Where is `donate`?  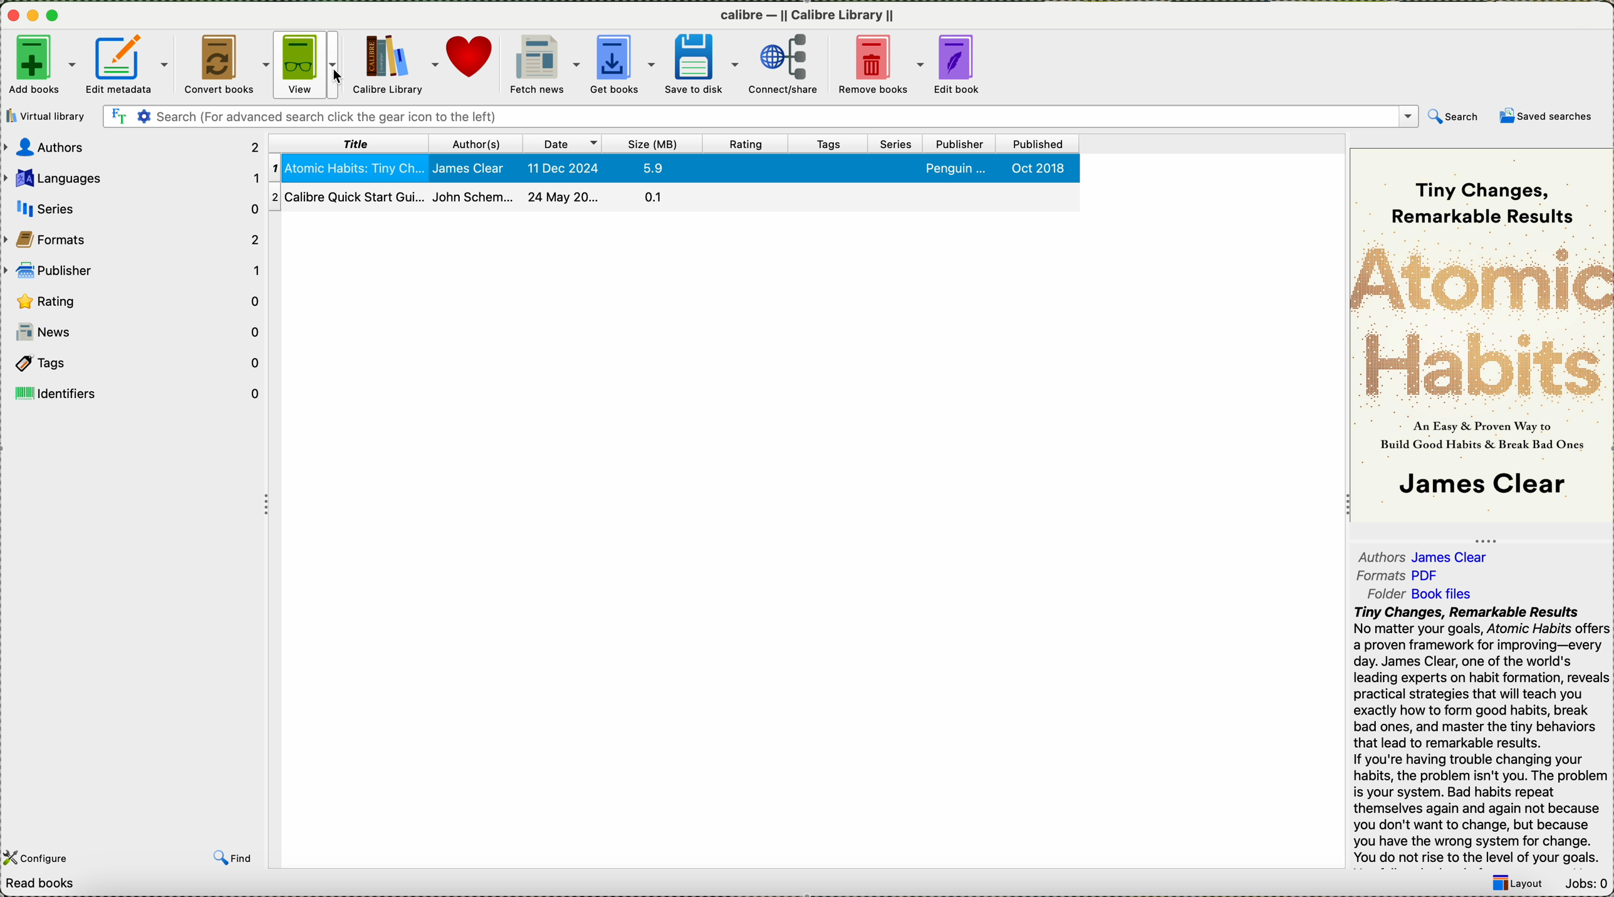
donate is located at coordinates (472, 63).